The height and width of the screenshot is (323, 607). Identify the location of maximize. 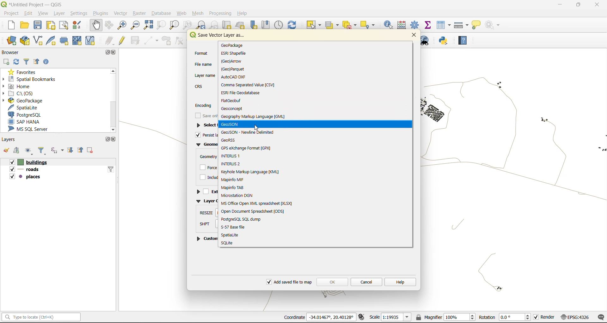
(110, 52).